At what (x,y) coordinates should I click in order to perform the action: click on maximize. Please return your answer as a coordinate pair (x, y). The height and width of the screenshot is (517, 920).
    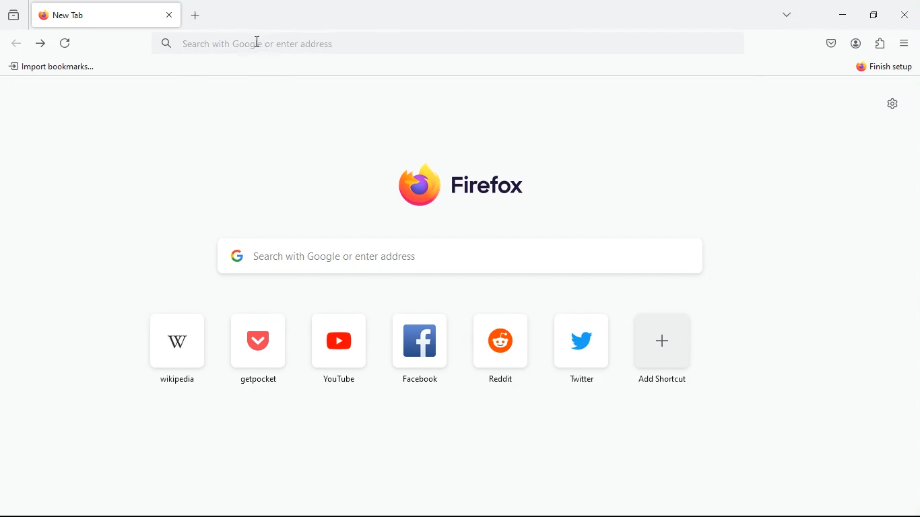
    Looking at the image, I should click on (871, 15).